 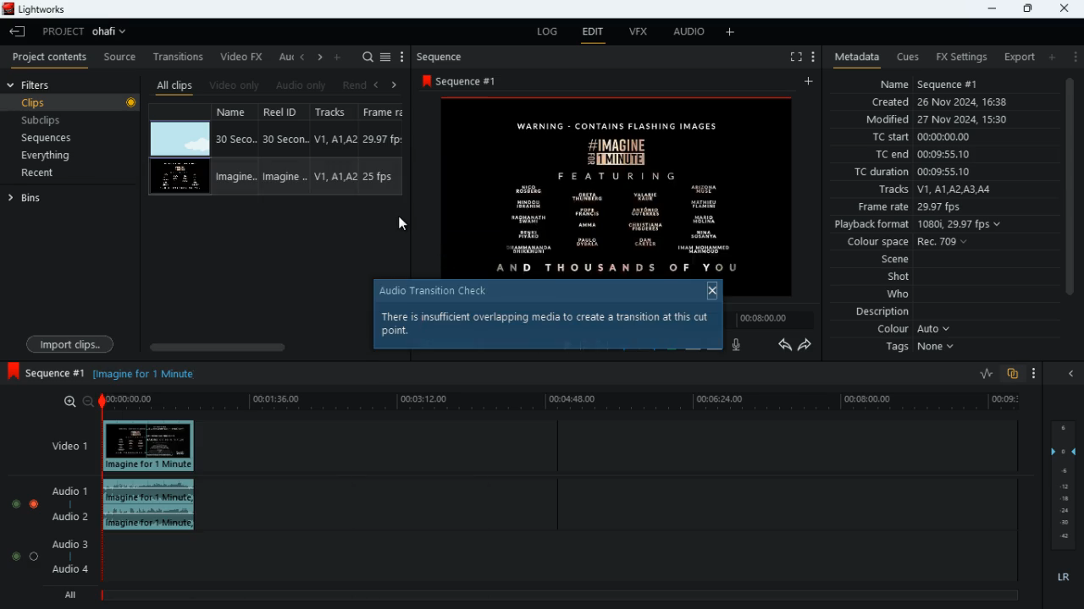 I want to click on image, so click(x=180, y=140).